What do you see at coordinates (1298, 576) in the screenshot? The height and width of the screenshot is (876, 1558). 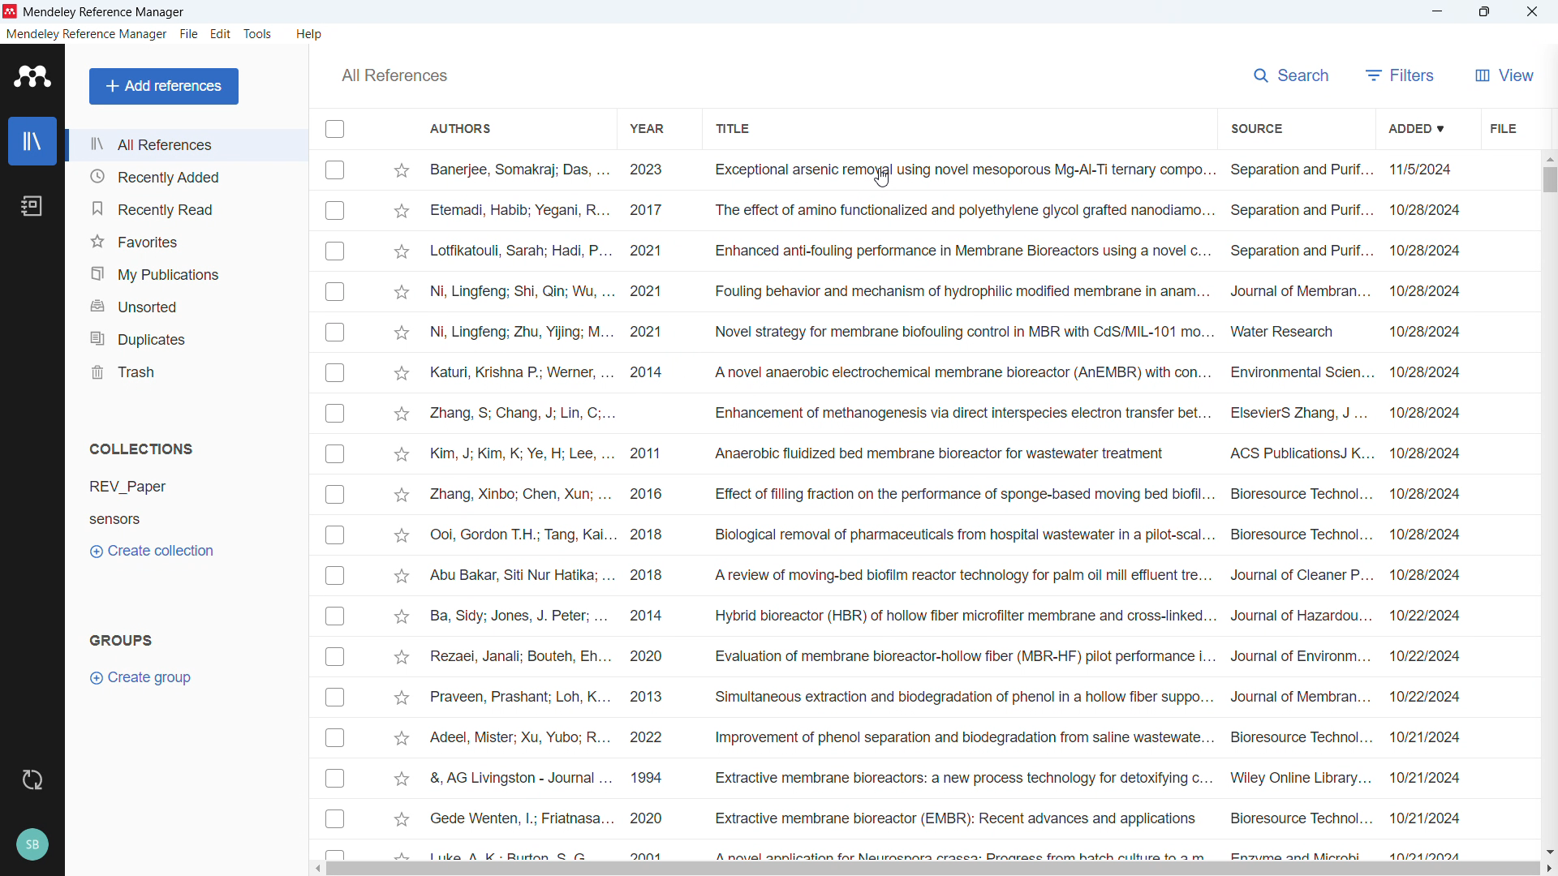 I see `journal of cleaner p` at bounding box center [1298, 576].